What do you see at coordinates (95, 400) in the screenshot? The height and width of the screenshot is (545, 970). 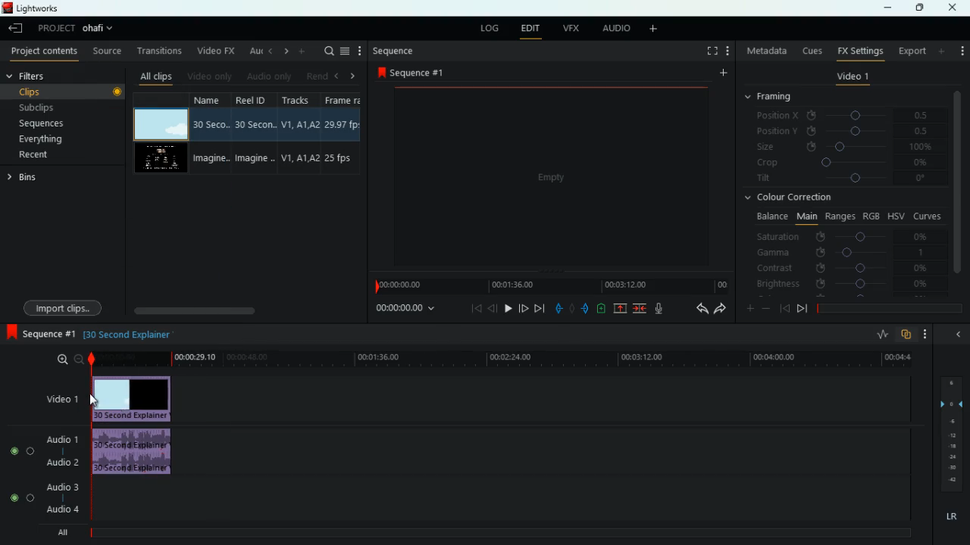 I see `cursor` at bounding box center [95, 400].